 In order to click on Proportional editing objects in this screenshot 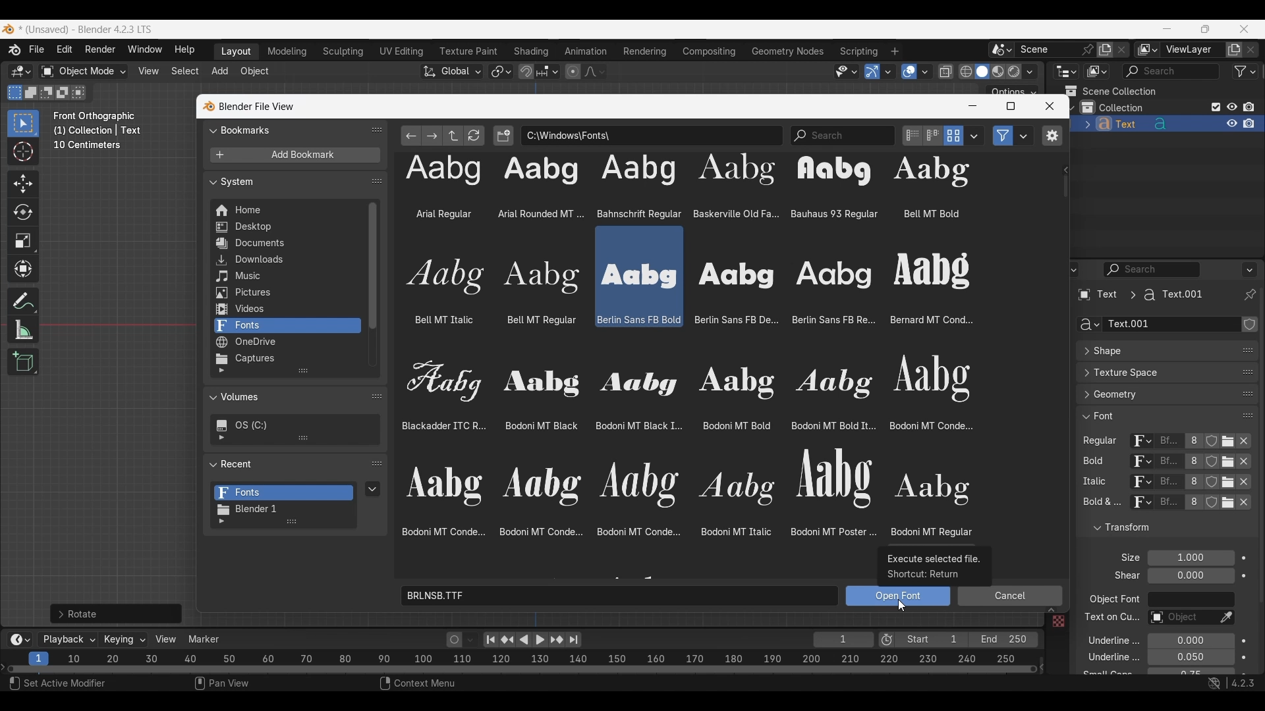, I will do `click(573, 71)`.